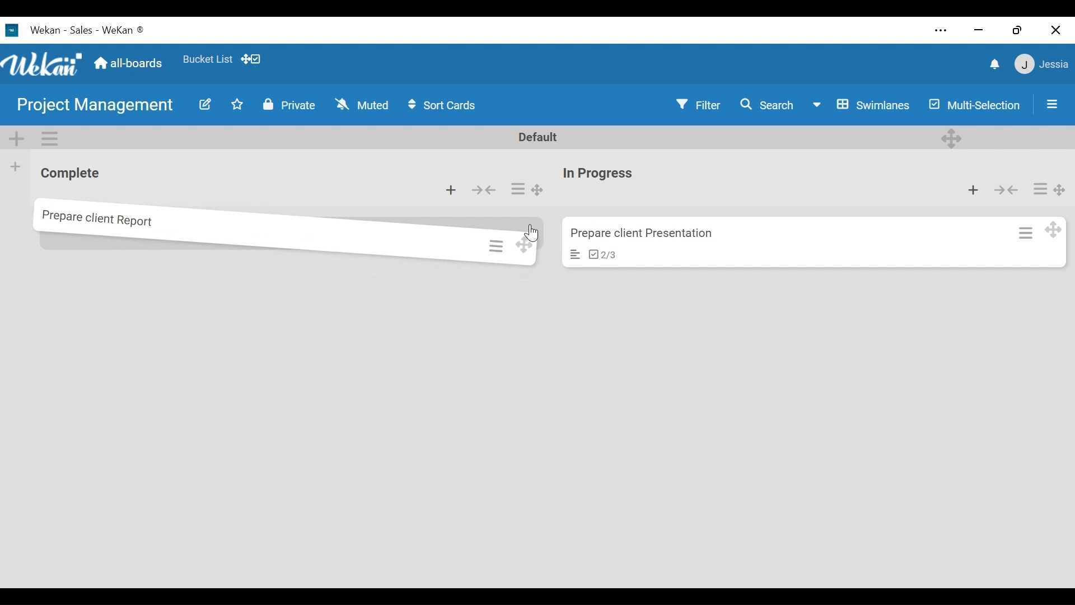 This screenshot has height=605, width=1075. Describe the element at coordinates (990, 63) in the screenshot. I see `notifications` at that location.